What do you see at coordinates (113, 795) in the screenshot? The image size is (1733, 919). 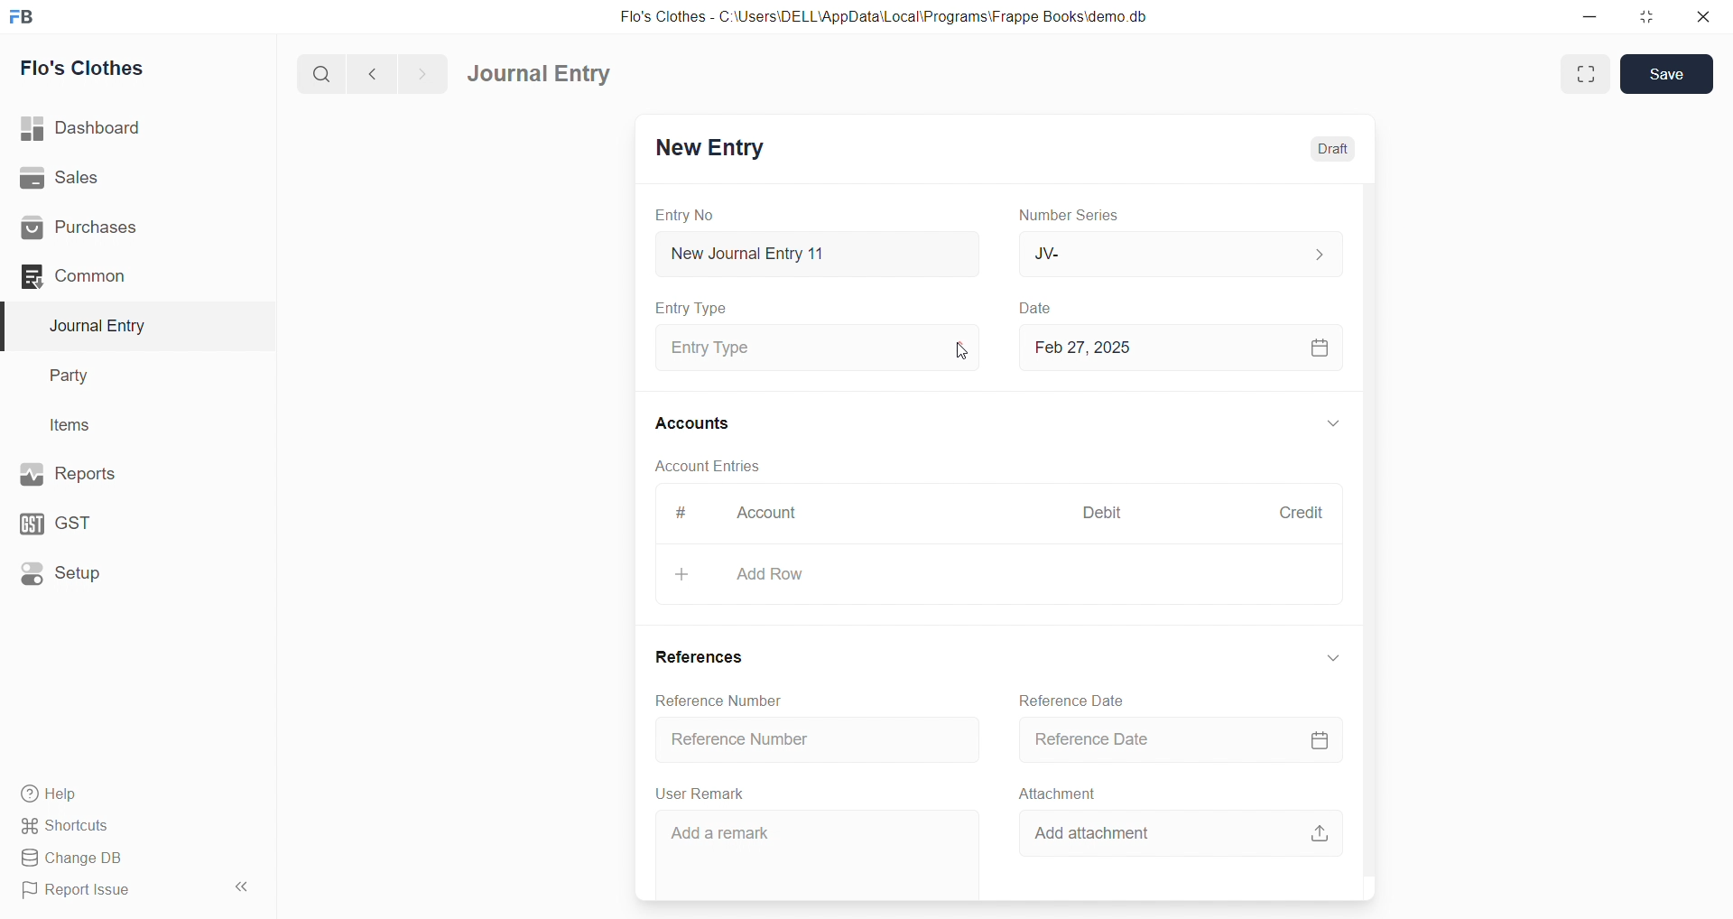 I see `Help` at bounding box center [113, 795].